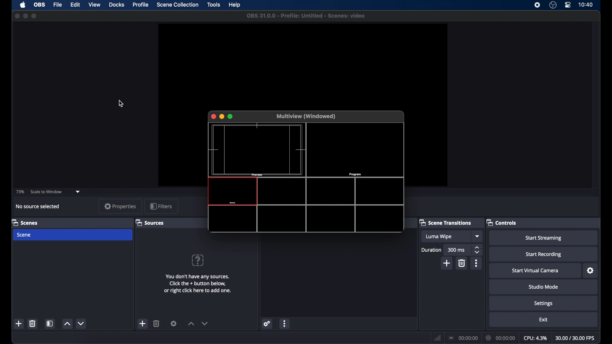 The width and height of the screenshot is (612, 344). What do you see at coordinates (568, 5) in the screenshot?
I see `control center` at bounding box center [568, 5].